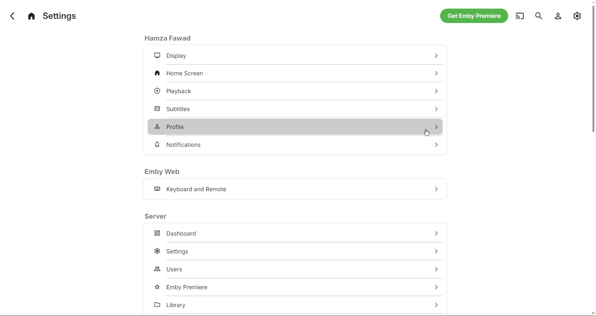 This screenshot has height=316, width=596. I want to click on Notifications, so click(180, 145).